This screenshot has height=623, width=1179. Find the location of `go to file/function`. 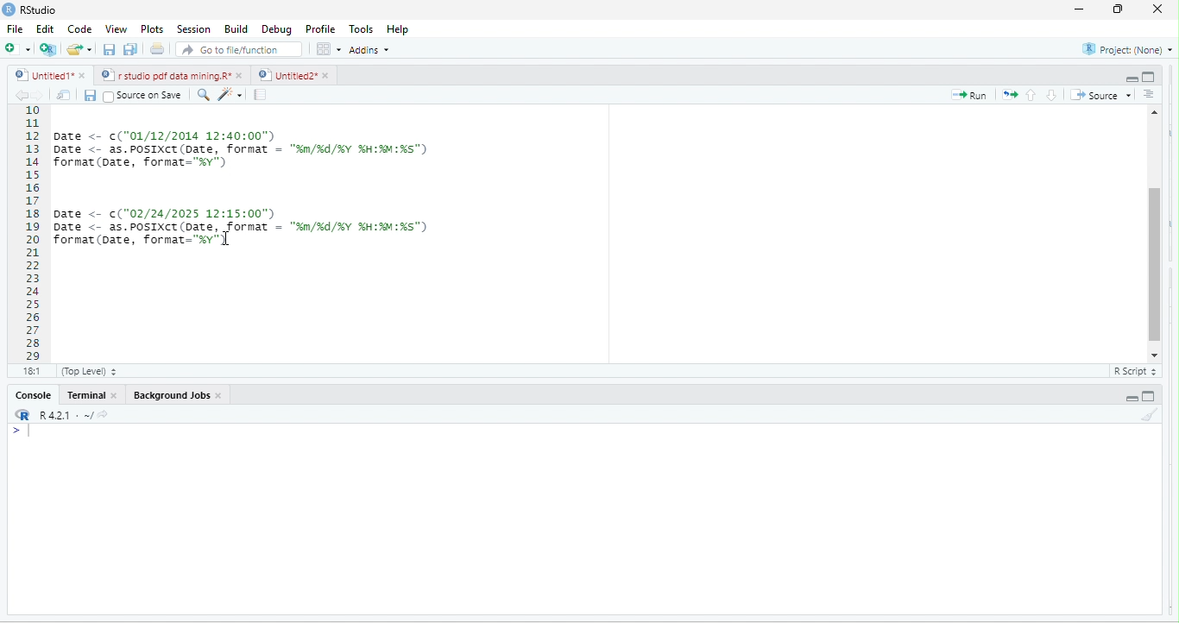

go to file/function is located at coordinates (235, 52).